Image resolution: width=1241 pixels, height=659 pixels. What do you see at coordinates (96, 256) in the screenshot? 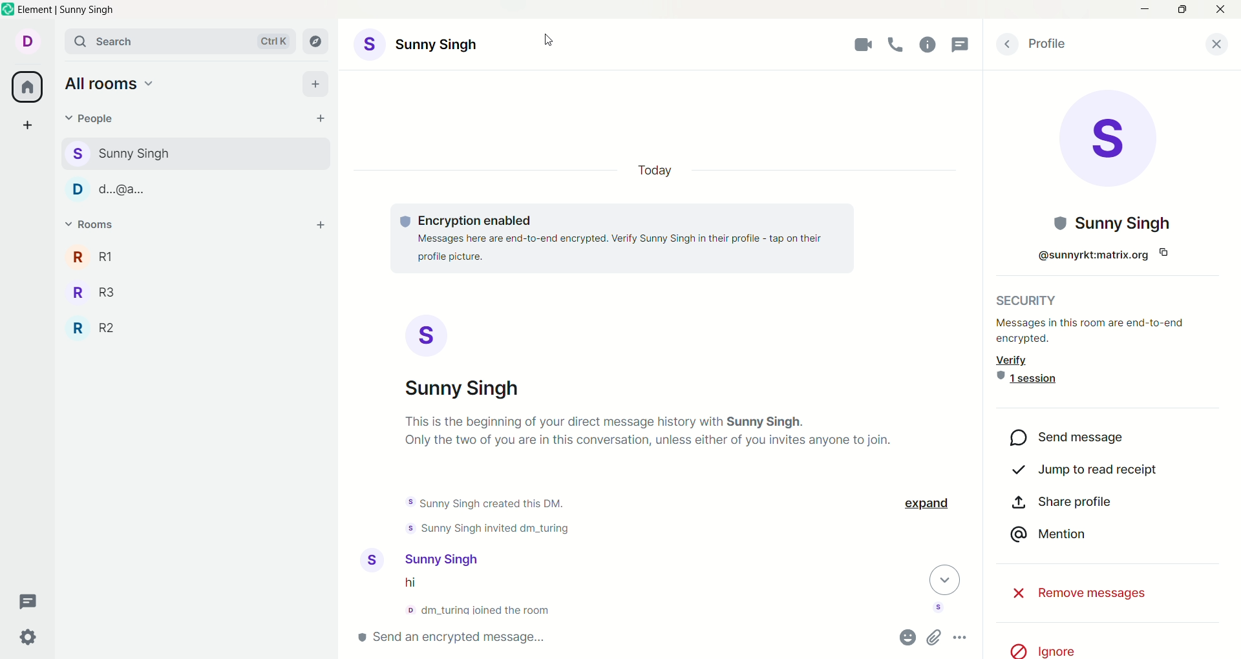
I see `R1` at bounding box center [96, 256].